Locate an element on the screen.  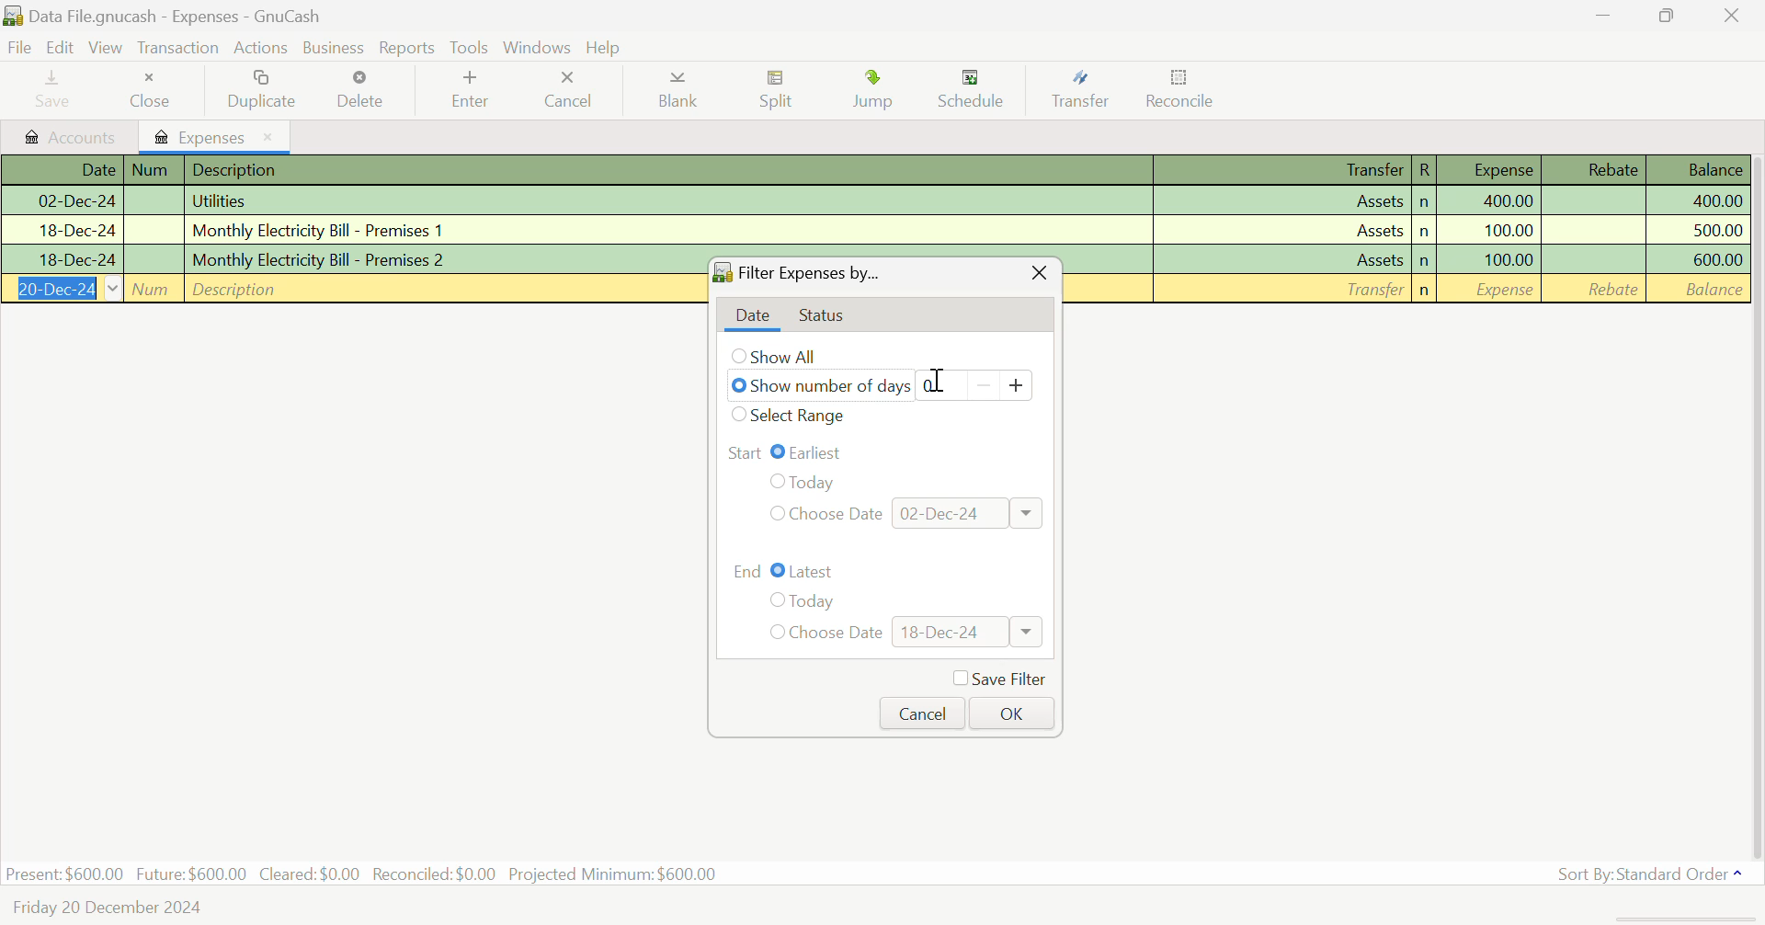
Rebate is located at coordinates (1593, 202).